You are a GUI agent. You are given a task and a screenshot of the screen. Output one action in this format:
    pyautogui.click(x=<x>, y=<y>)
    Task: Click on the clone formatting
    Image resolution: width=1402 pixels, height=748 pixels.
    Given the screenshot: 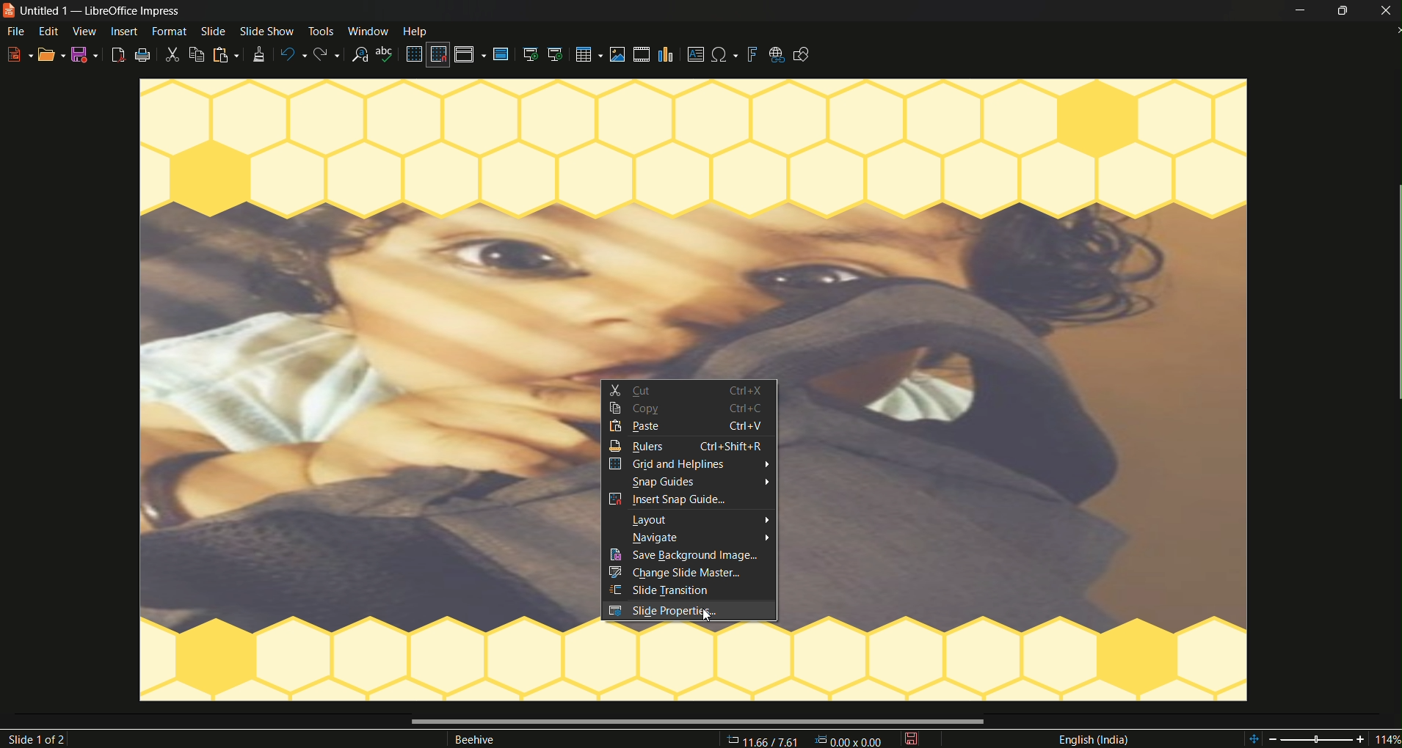 What is the action you would take?
    pyautogui.click(x=257, y=55)
    